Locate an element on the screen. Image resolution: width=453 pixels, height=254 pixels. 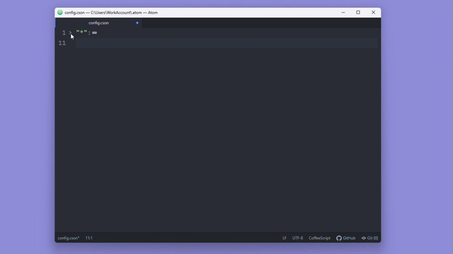
resize is located at coordinates (358, 13).